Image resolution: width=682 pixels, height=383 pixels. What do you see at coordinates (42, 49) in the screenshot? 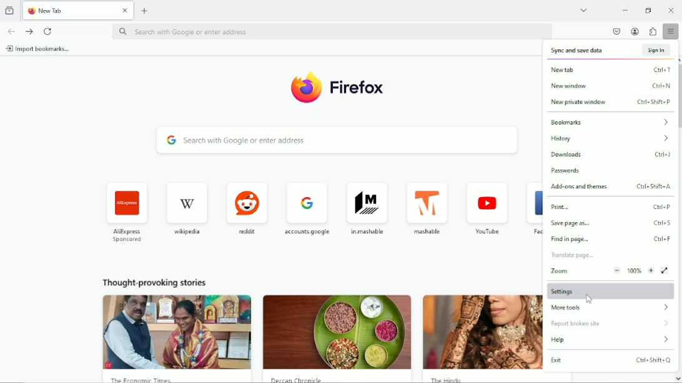
I see `import bookmarks` at bounding box center [42, 49].